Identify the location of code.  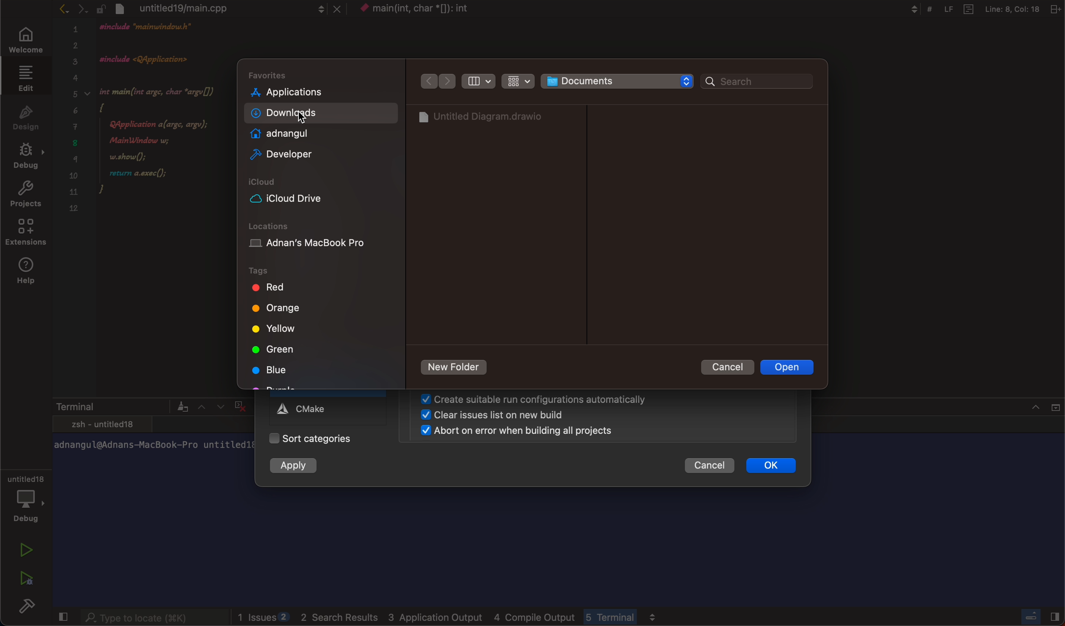
(148, 117).